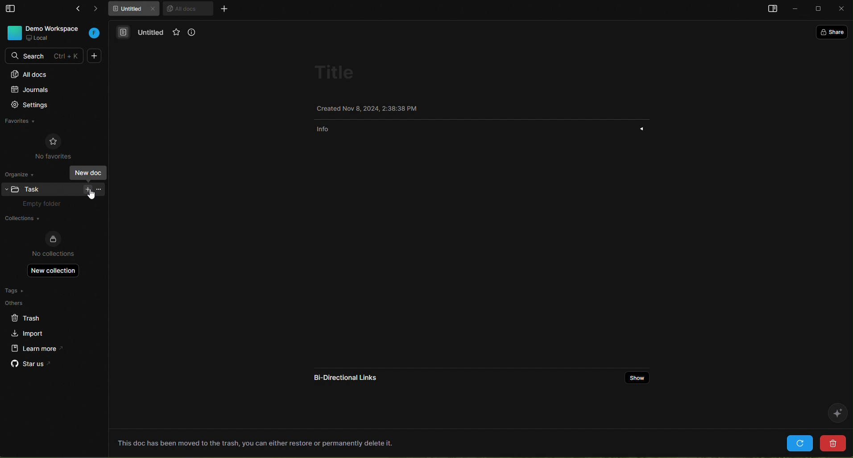 This screenshot has height=458, width=853. Describe the element at coordinates (820, 9) in the screenshot. I see `maximize` at that location.